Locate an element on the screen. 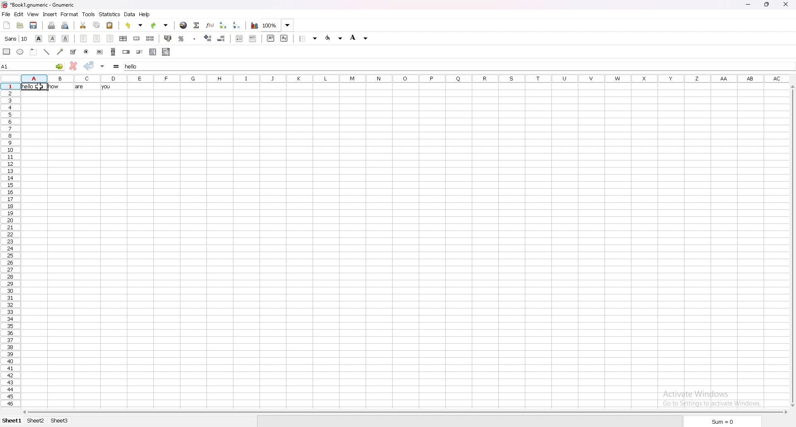  ellipse is located at coordinates (19, 52).